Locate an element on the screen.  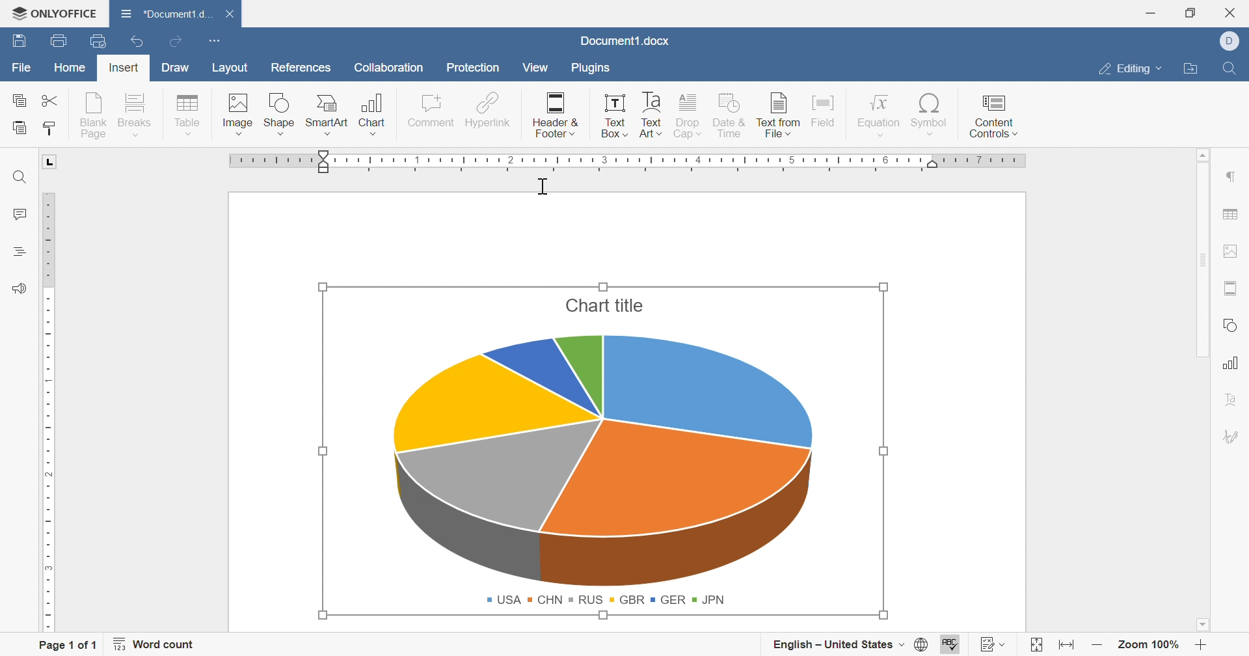
Editing is located at coordinates (1125, 70).